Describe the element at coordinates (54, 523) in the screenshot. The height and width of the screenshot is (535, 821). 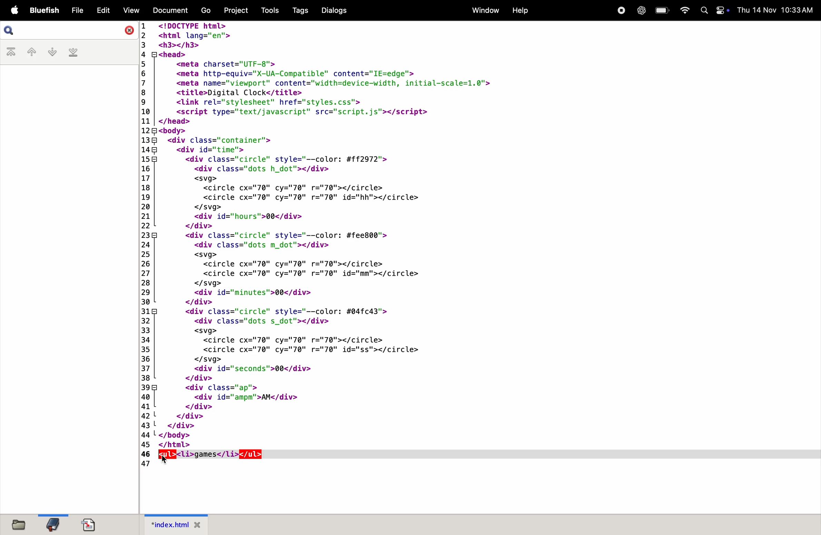
I see `bookmark` at that location.